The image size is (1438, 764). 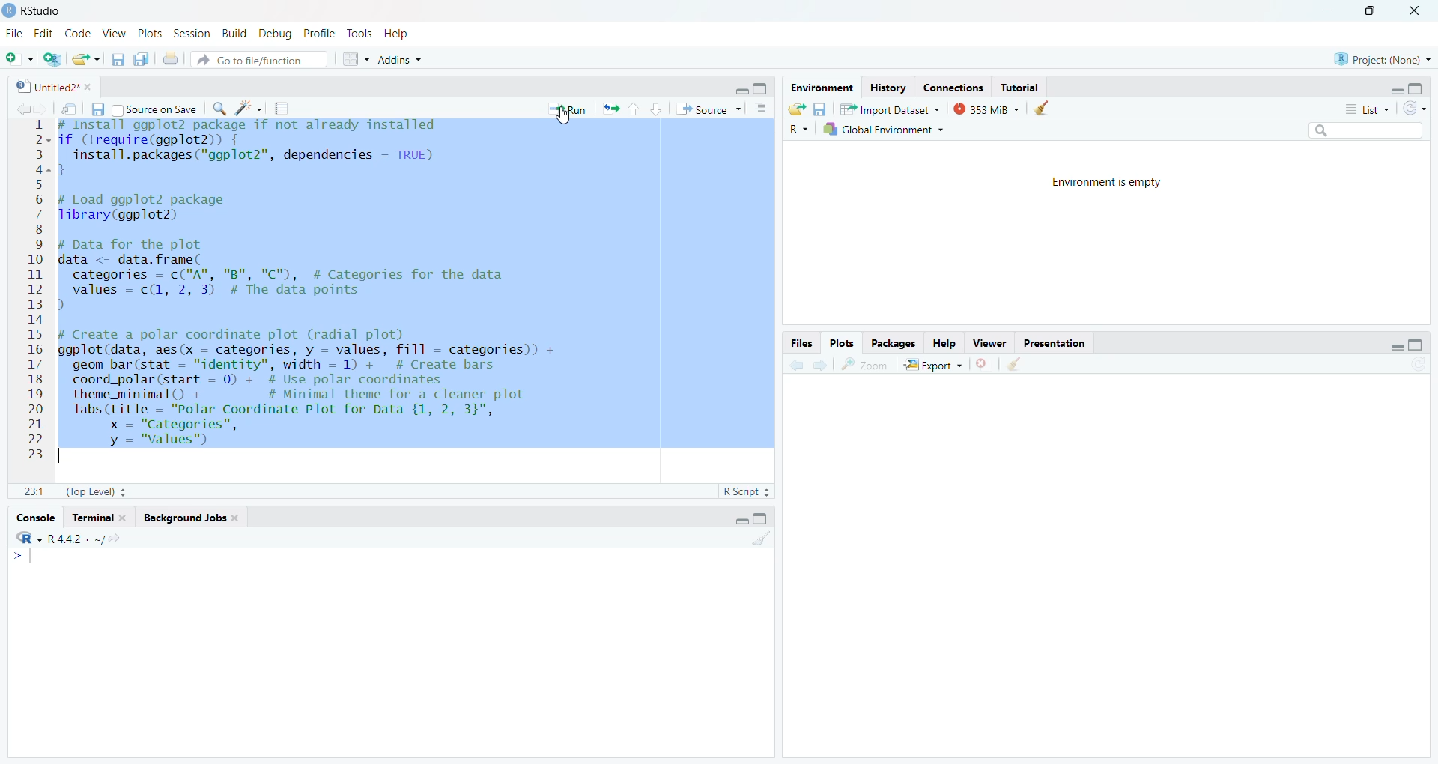 What do you see at coordinates (170, 61) in the screenshot?
I see `print the current file` at bounding box center [170, 61].